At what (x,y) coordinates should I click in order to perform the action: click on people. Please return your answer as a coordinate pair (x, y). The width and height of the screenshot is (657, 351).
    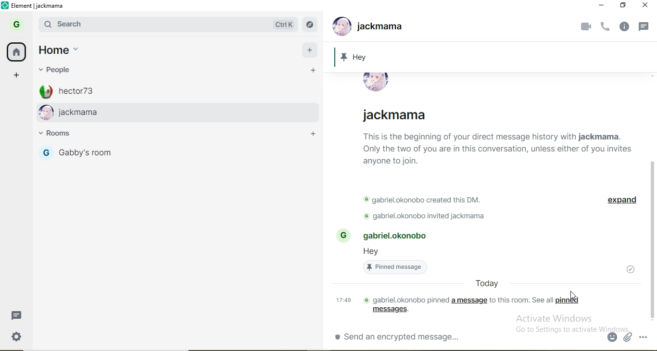
    Looking at the image, I should click on (57, 69).